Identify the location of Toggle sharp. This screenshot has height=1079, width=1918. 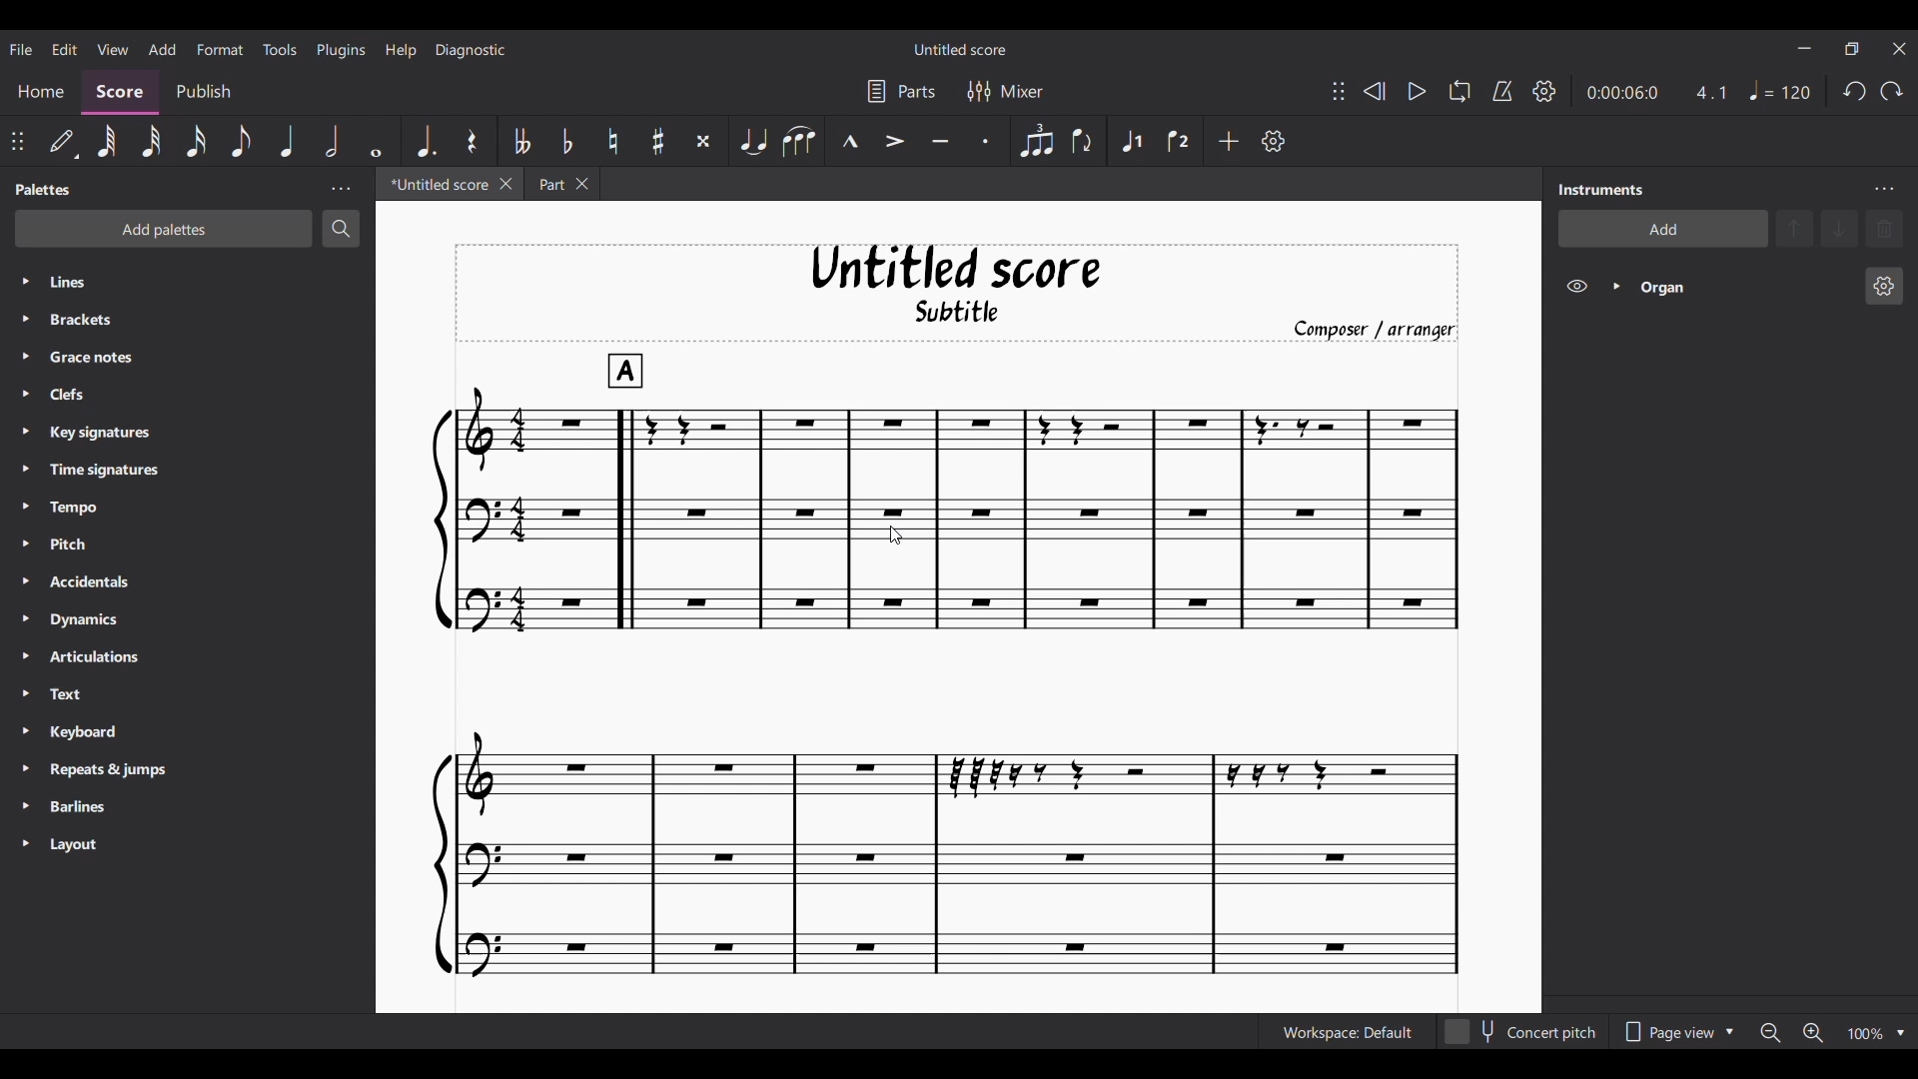
(657, 141).